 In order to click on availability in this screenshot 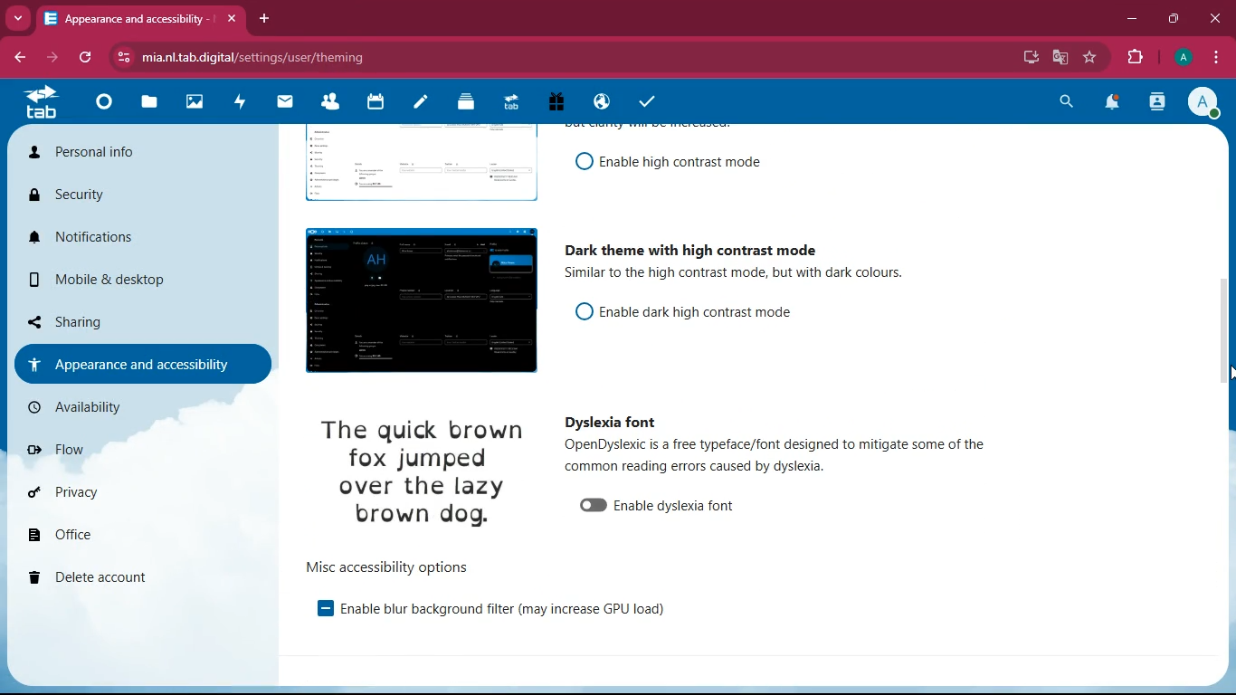, I will do `click(115, 407)`.